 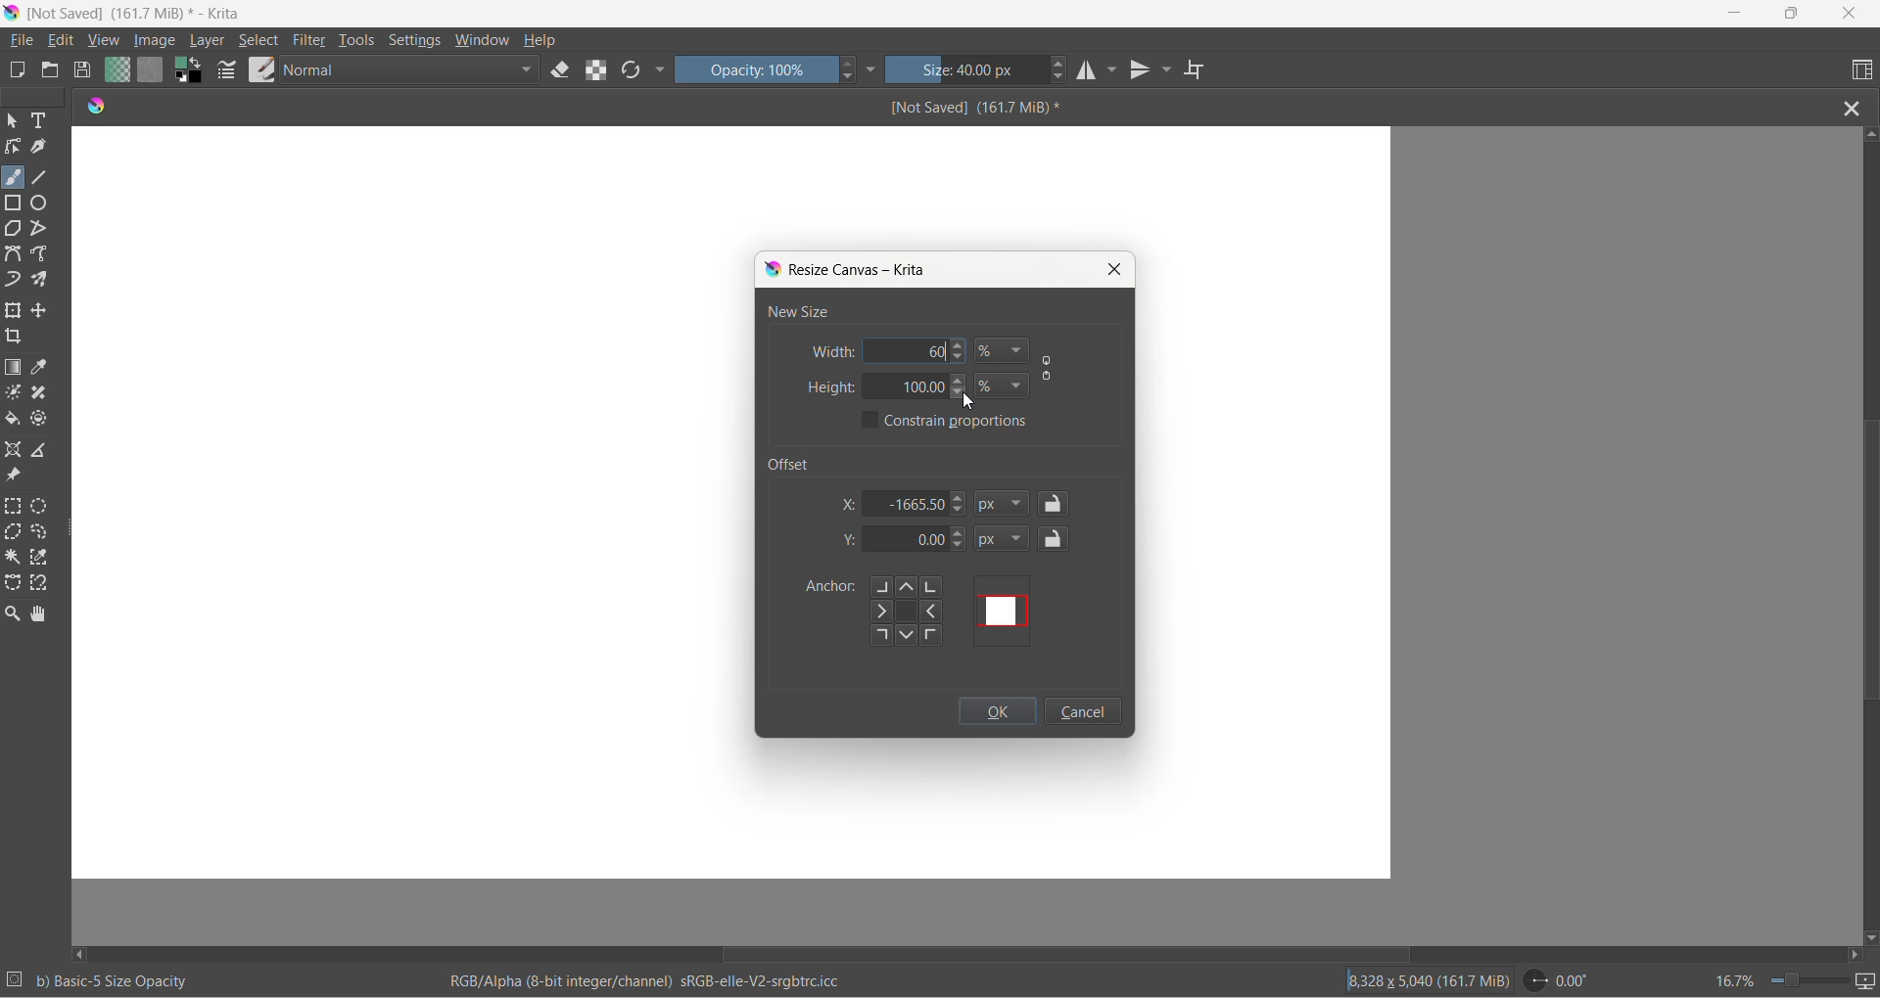 What do you see at coordinates (105, 42) in the screenshot?
I see `view` at bounding box center [105, 42].